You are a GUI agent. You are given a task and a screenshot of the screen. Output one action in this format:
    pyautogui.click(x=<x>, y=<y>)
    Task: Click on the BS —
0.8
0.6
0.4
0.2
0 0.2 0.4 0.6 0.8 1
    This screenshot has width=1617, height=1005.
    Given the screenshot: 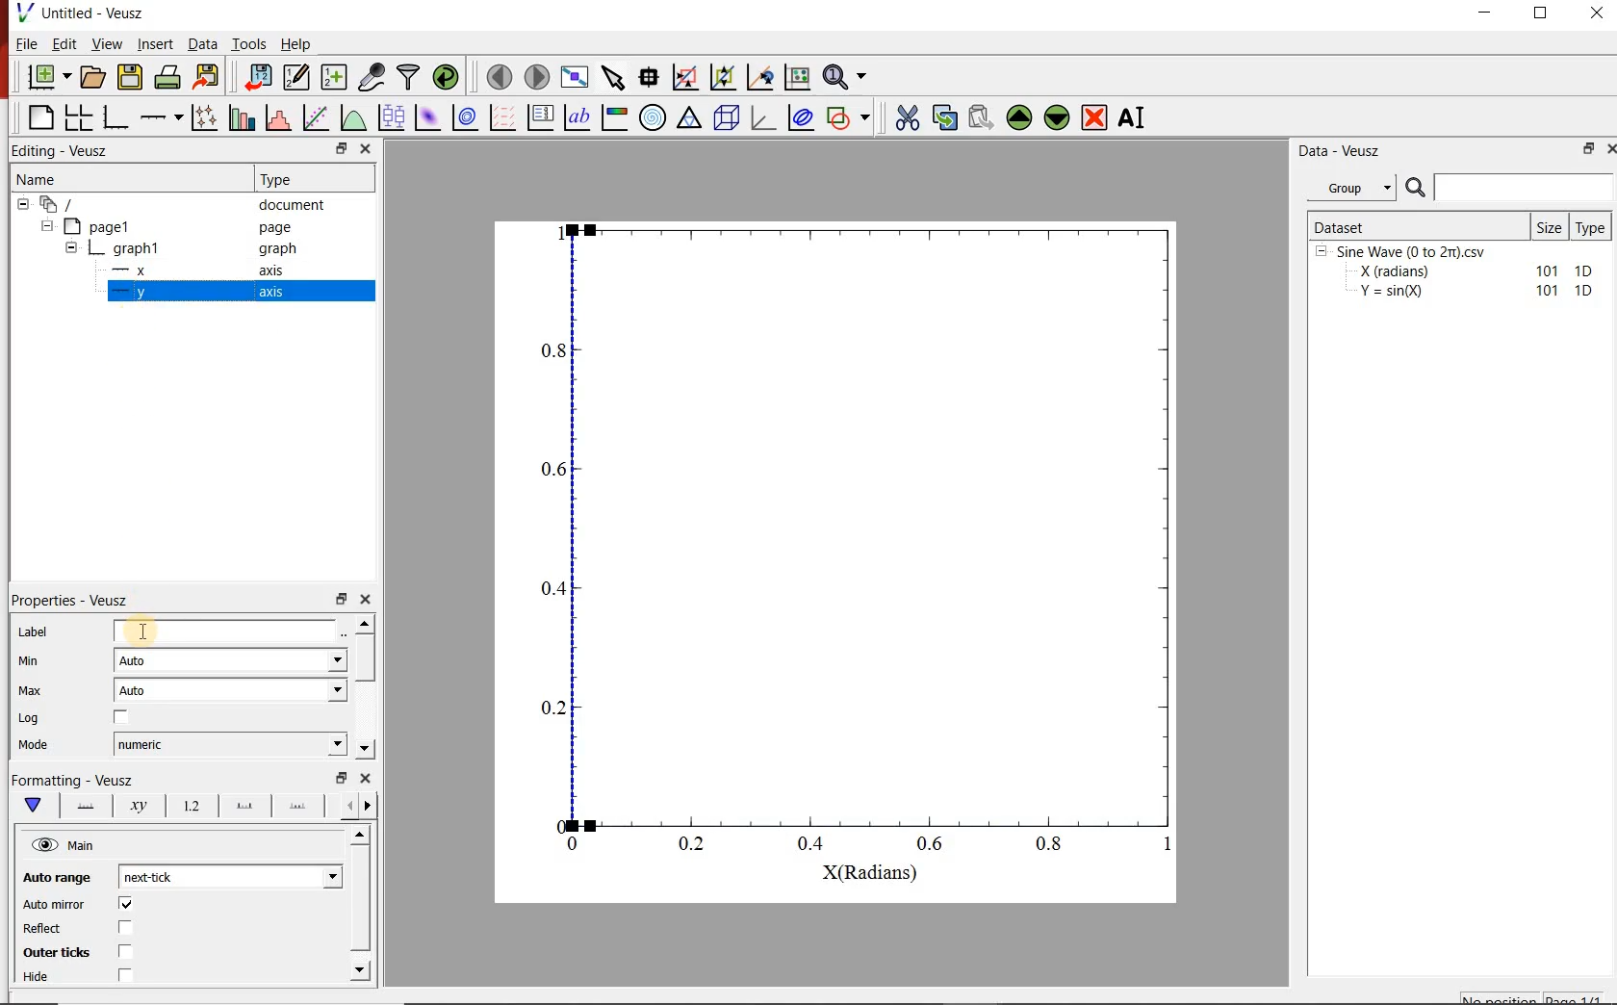 What is the action you would take?
    pyautogui.click(x=860, y=547)
    